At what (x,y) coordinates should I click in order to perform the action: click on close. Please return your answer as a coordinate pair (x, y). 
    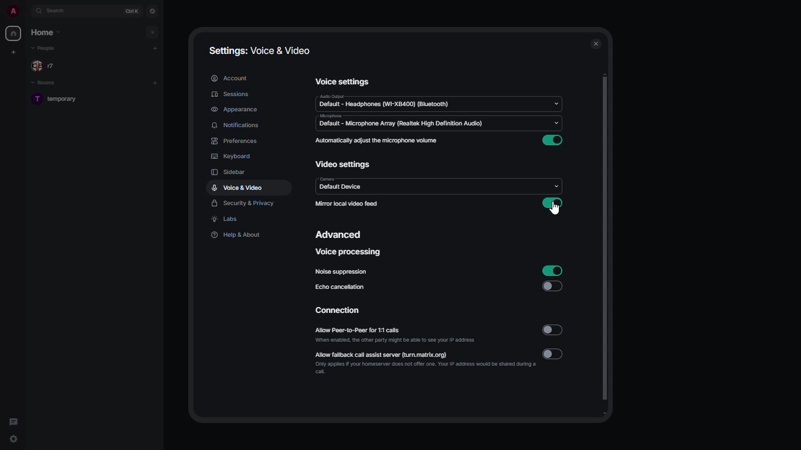
    Looking at the image, I should click on (596, 44).